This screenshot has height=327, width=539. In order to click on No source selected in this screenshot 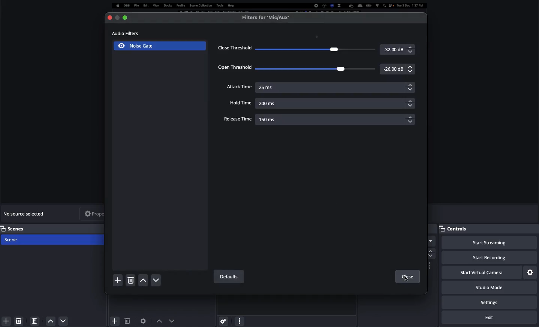, I will do `click(25, 214)`.